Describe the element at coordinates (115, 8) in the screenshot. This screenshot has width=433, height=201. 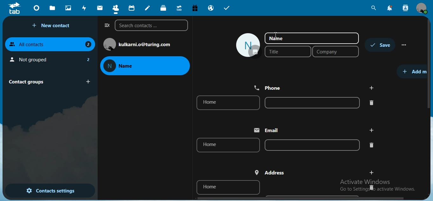
I see `contact` at that location.